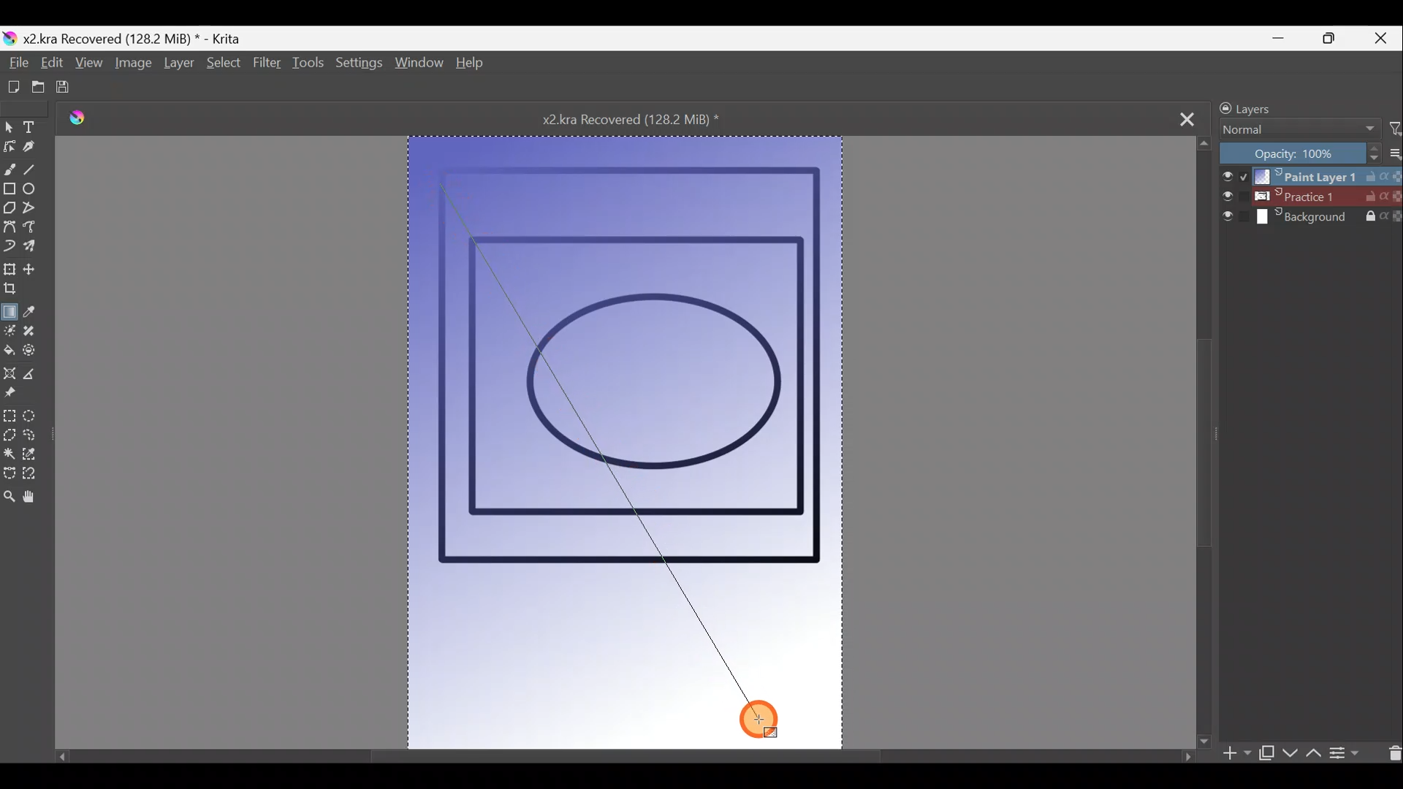  I want to click on Cursor, so click(760, 720).